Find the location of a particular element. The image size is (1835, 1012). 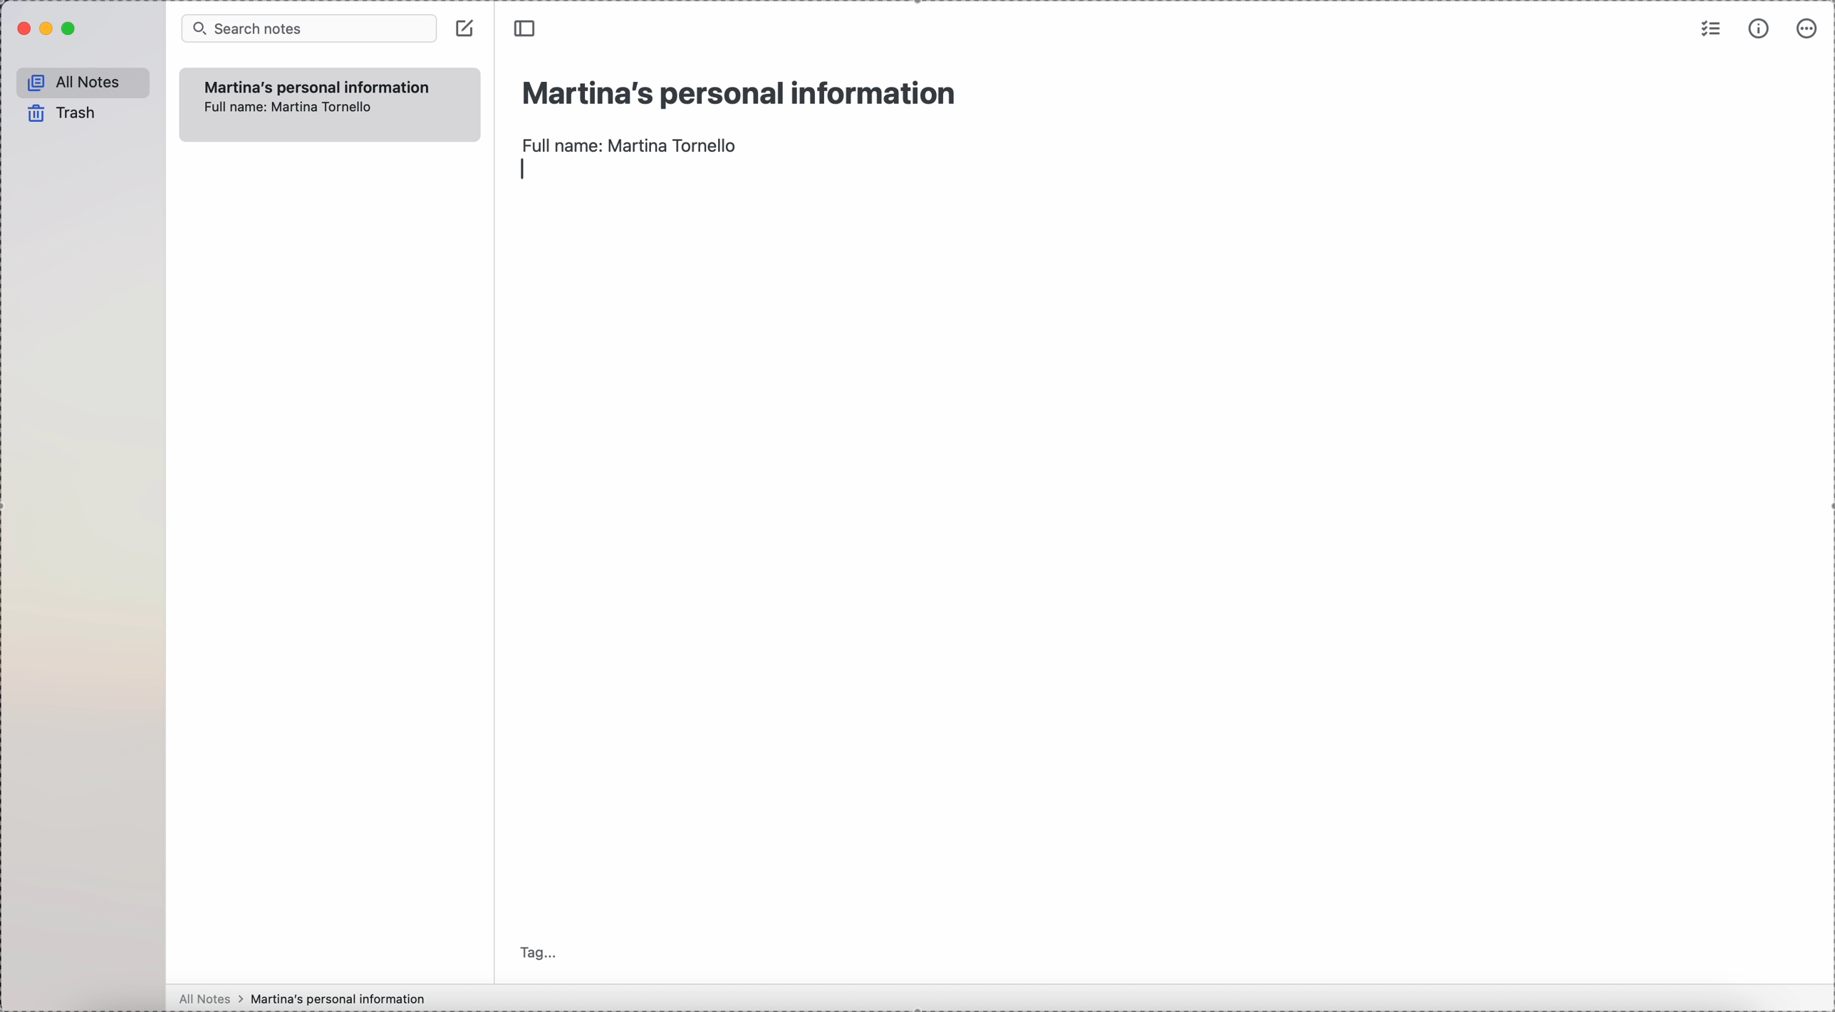

tag is located at coordinates (541, 951).